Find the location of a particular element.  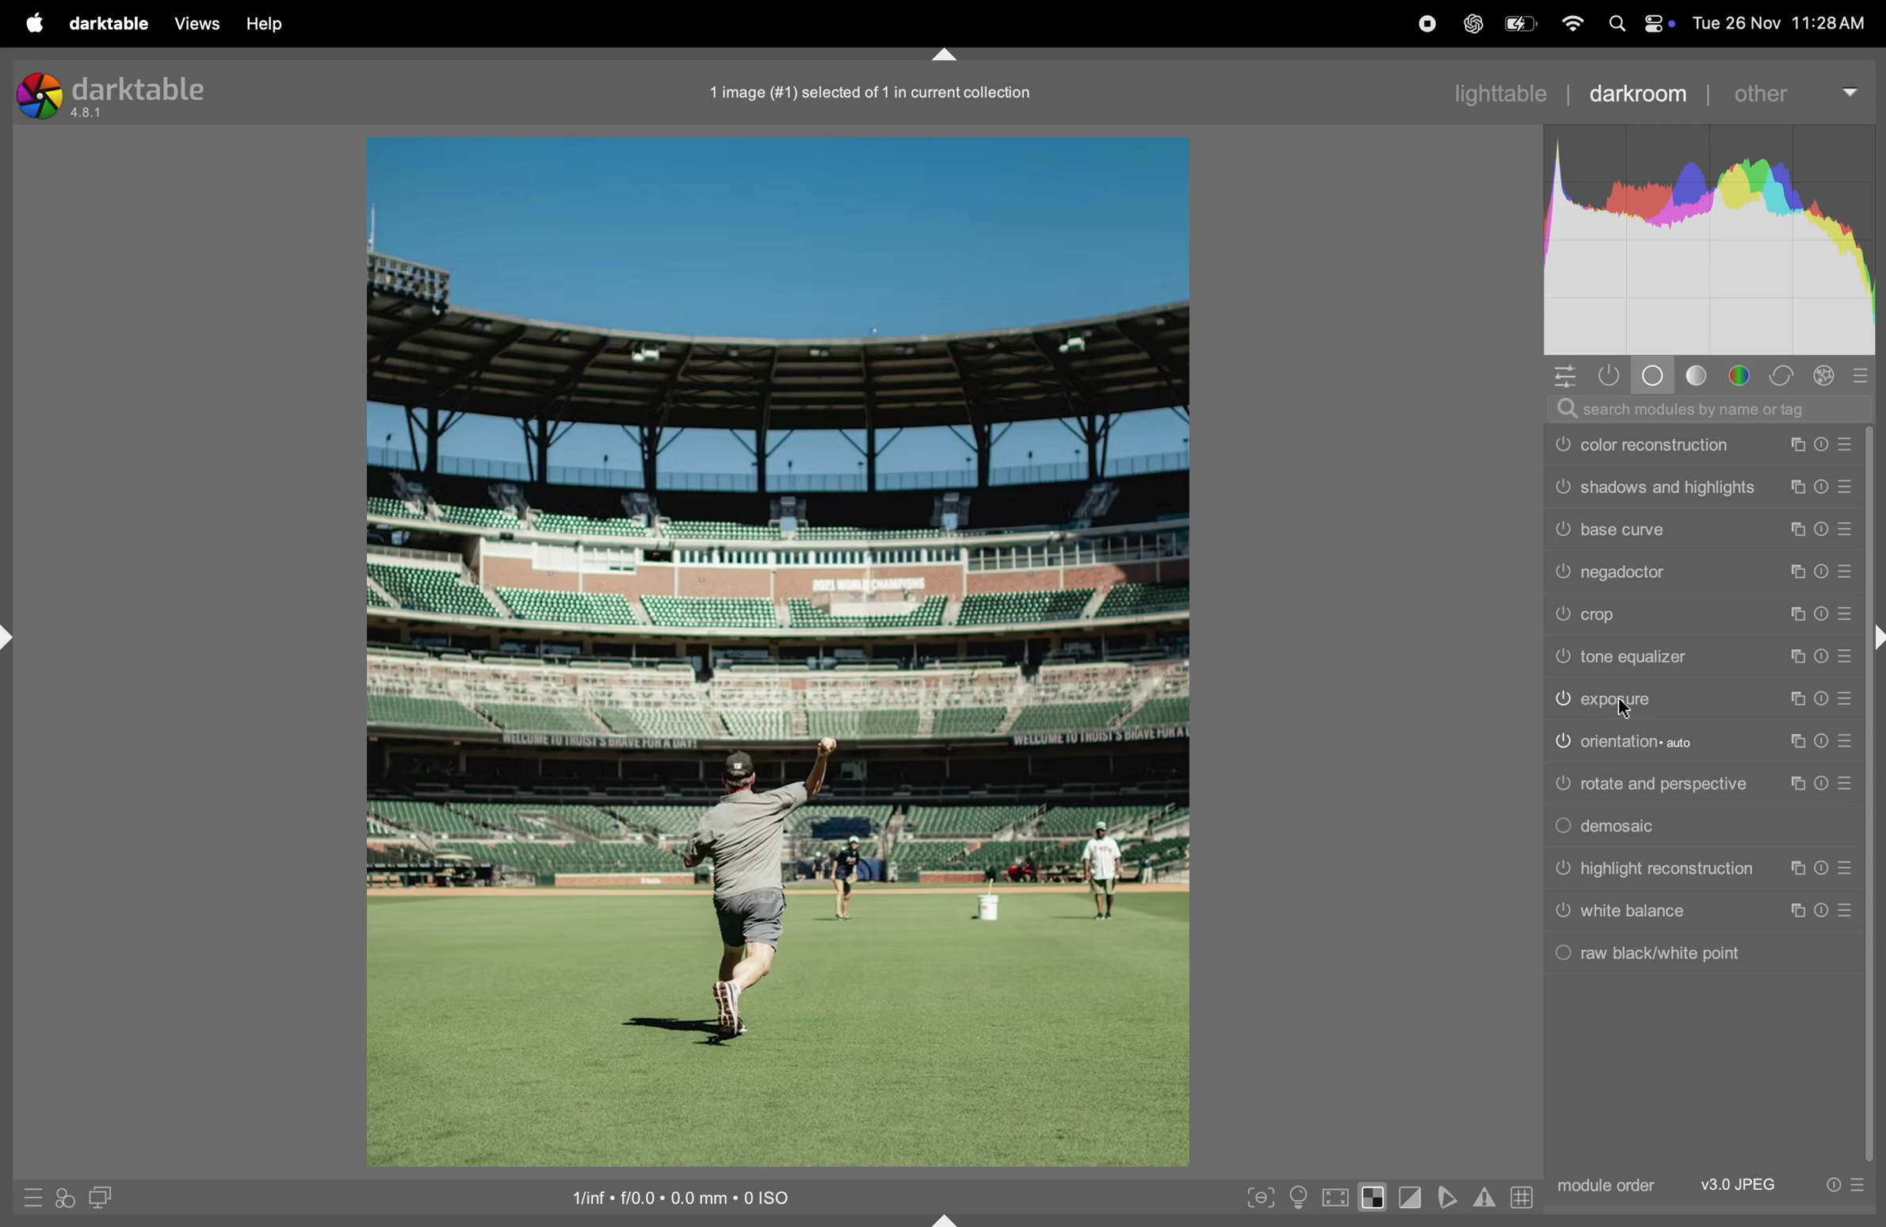

color is located at coordinates (1742, 376).